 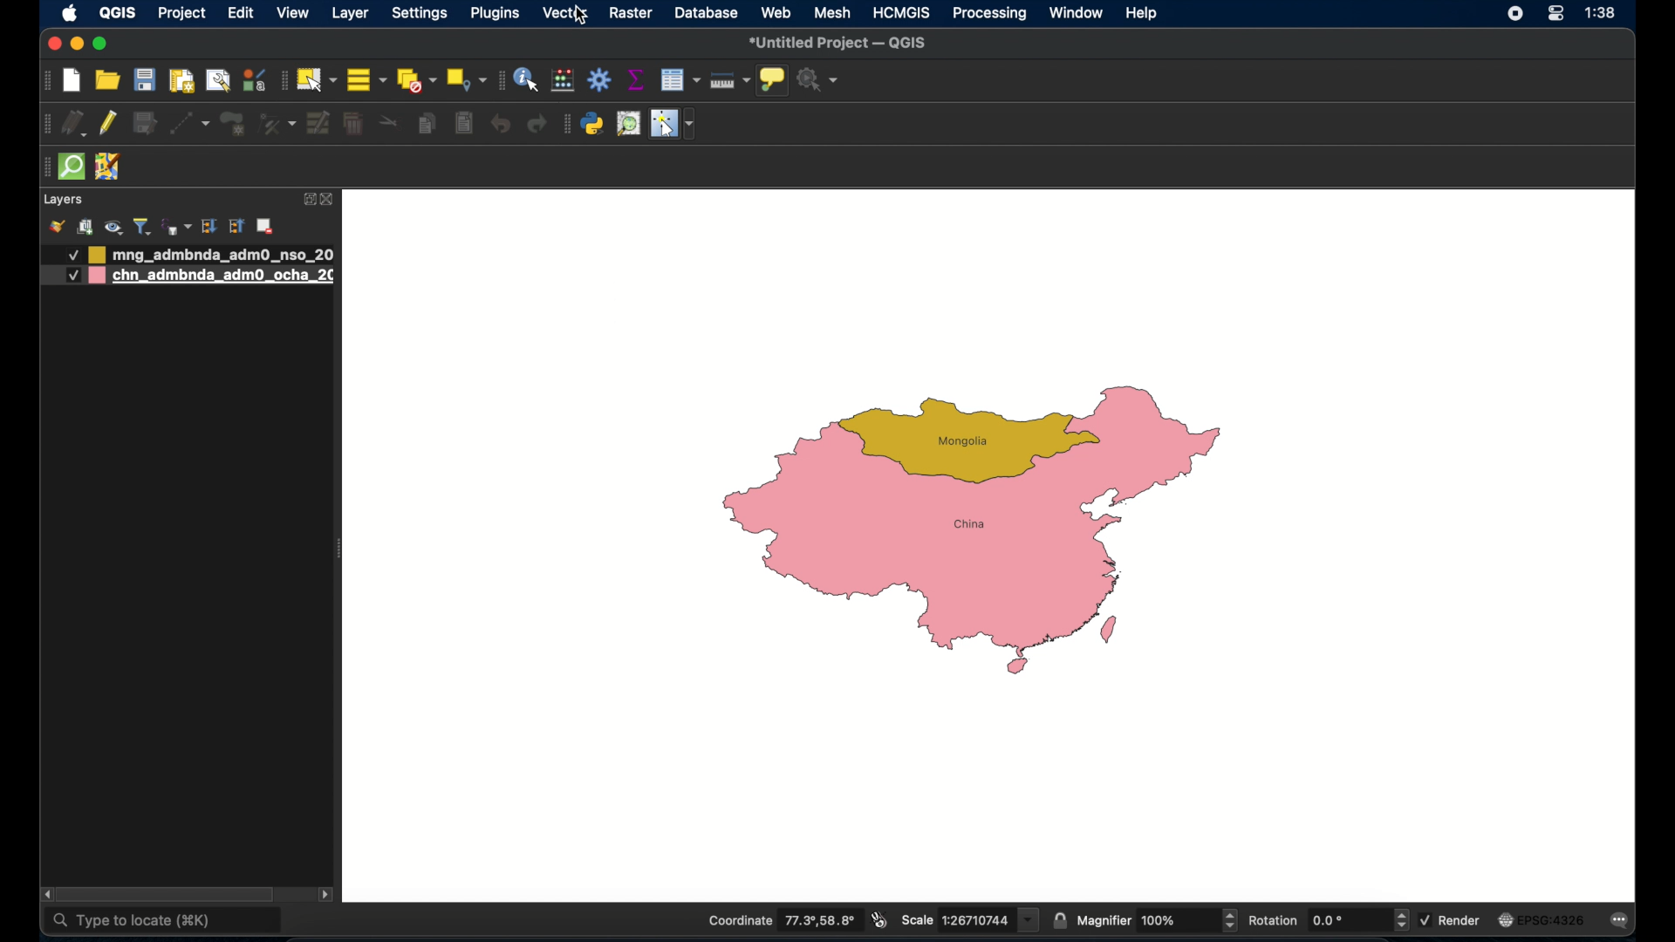 What do you see at coordinates (772, 79) in the screenshot?
I see `show map tips` at bounding box center [772, 79].